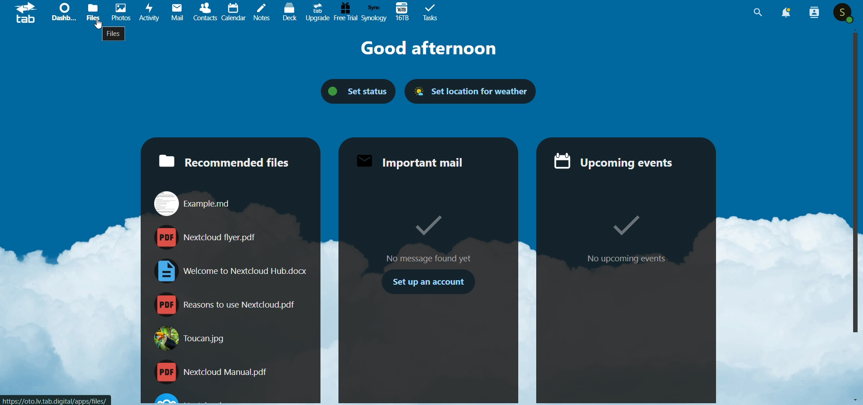  What do you see at coordinates (289, 12) in the screenshot?
I see `dock` at bounding box center [289, 12].